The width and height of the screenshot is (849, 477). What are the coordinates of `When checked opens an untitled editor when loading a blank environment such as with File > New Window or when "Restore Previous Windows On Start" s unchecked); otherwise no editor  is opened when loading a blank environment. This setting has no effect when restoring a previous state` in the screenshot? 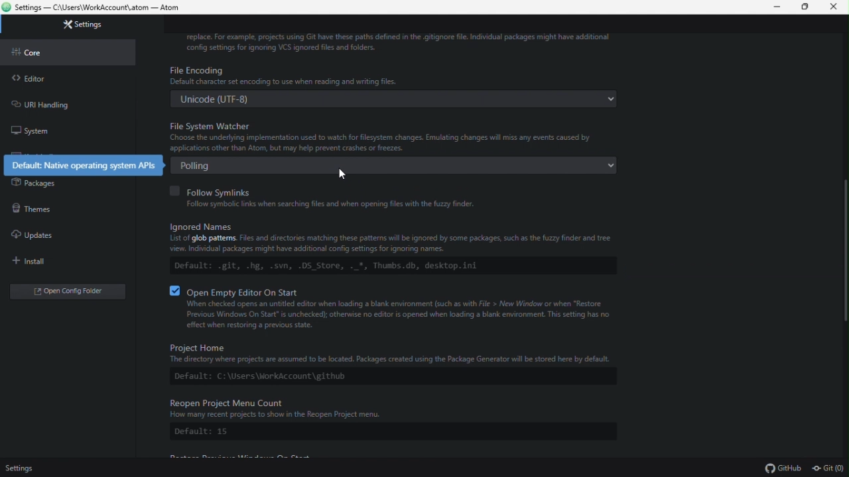 It's located at (396, 315).